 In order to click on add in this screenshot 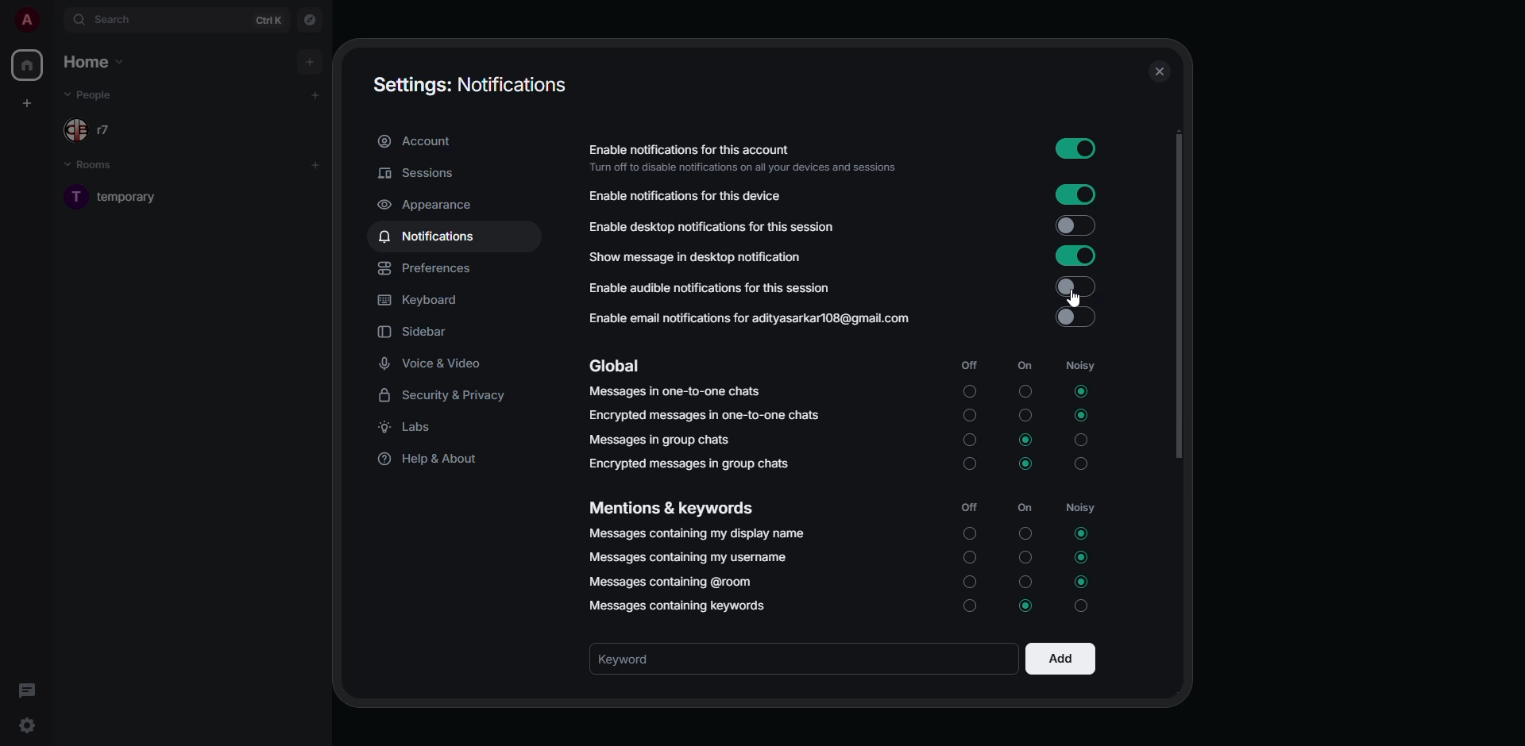, I will do `click(311, 63)`.